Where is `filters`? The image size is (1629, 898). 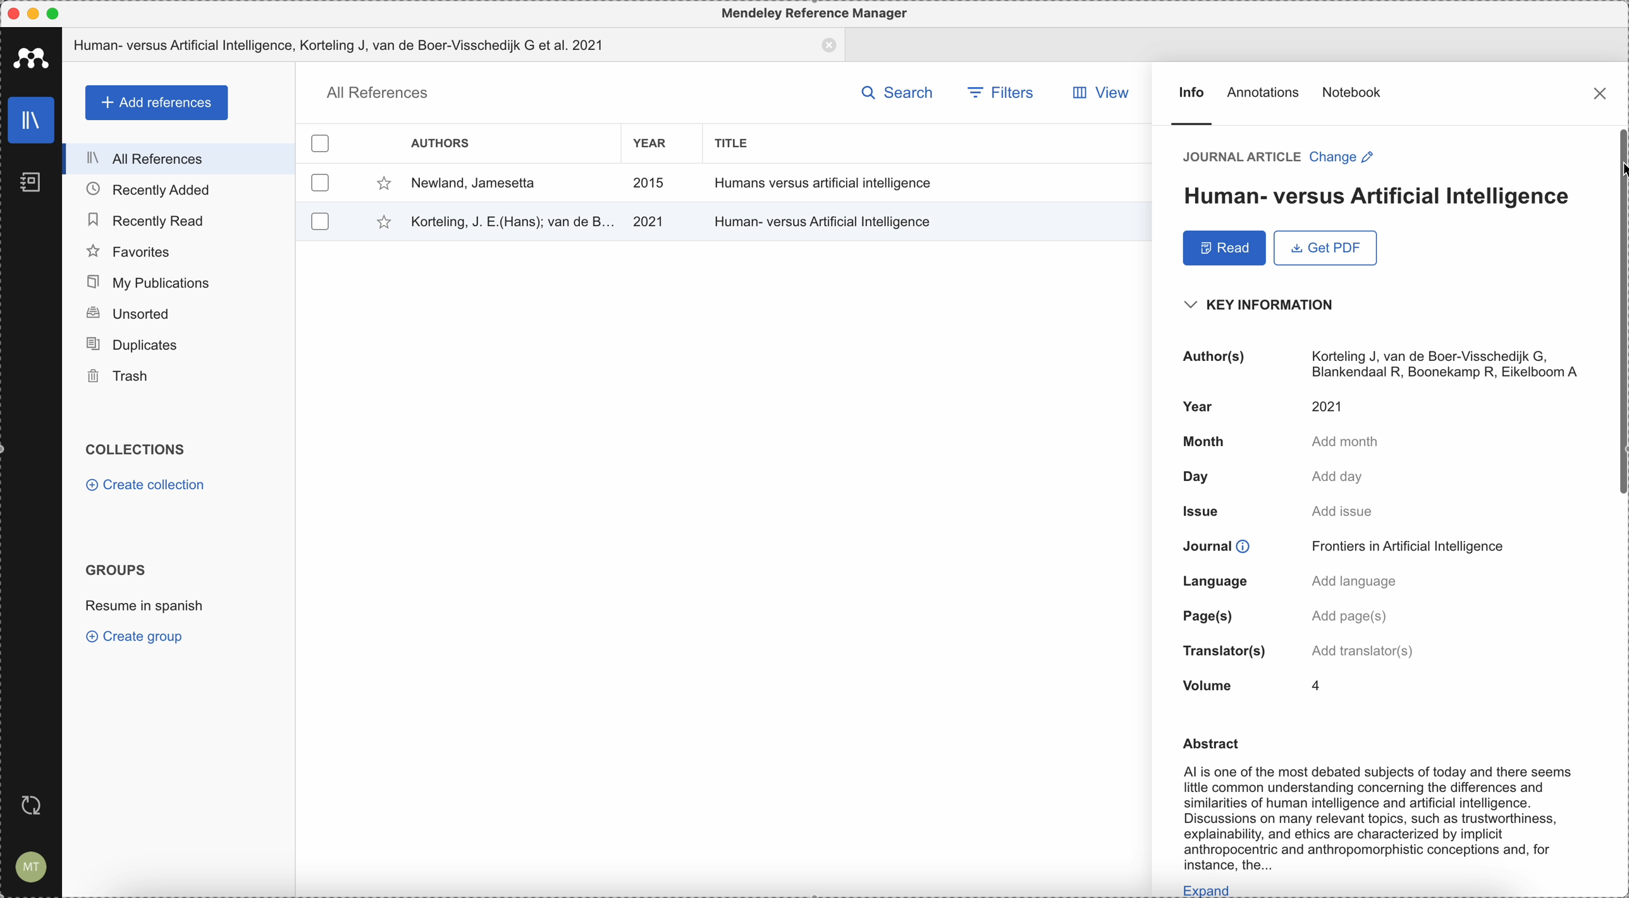
filters is located at coordinates (999, 91).